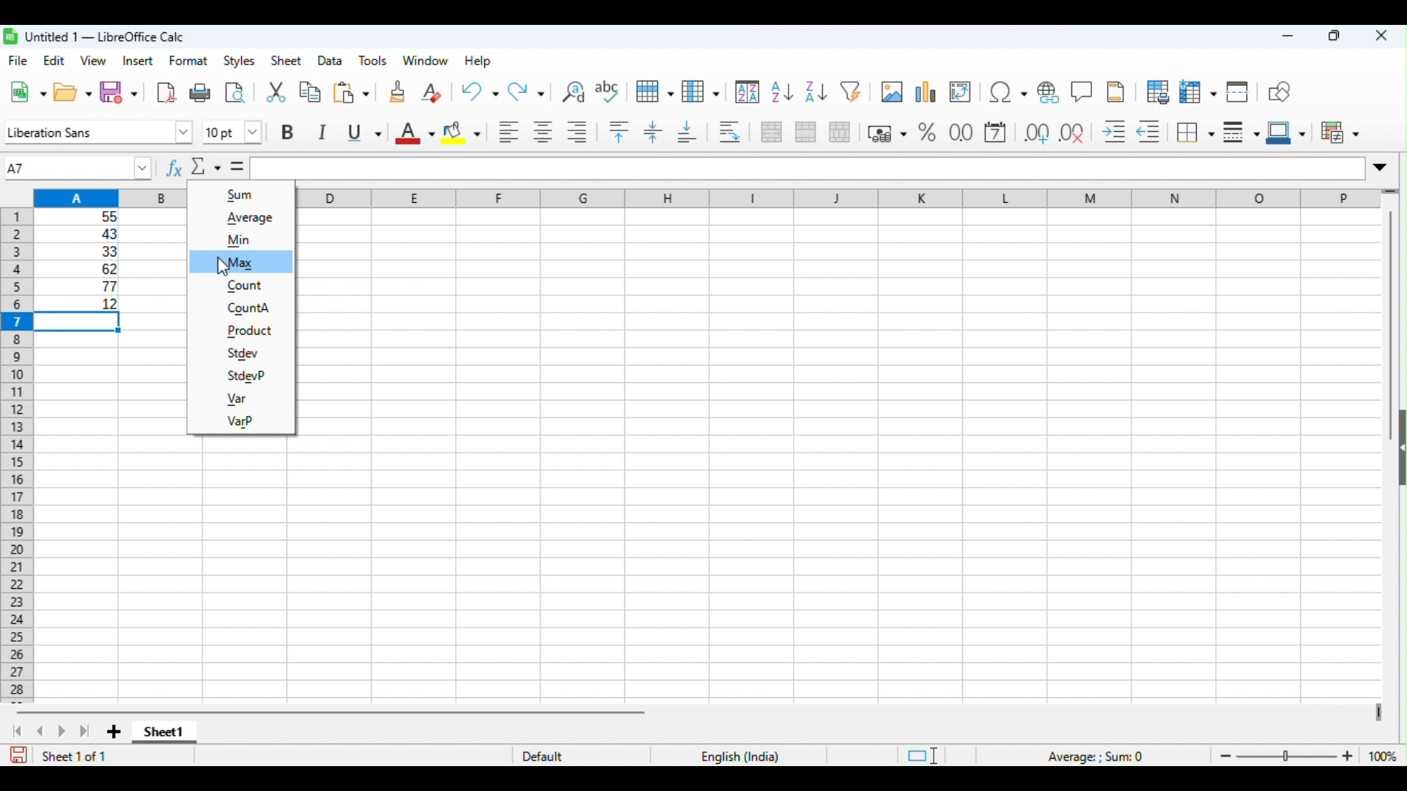  What do you see at coordinates (928, 133) in the screenshot?
I see `format as percentage` at bounding box center [928, 133].